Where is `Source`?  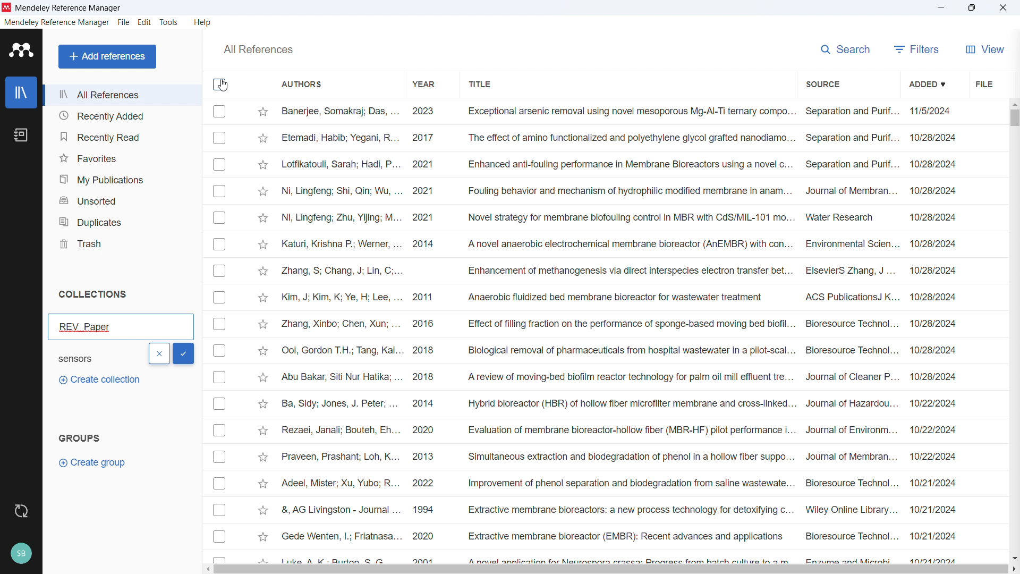
Source is located at coordinates (823, 83).